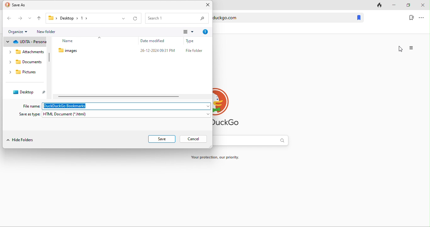 The height and width of the screenshot is (227, 430). What do you see at coordinates (19, 19) in the screenshot?
I see `forward` at bounding box center [19, 19].